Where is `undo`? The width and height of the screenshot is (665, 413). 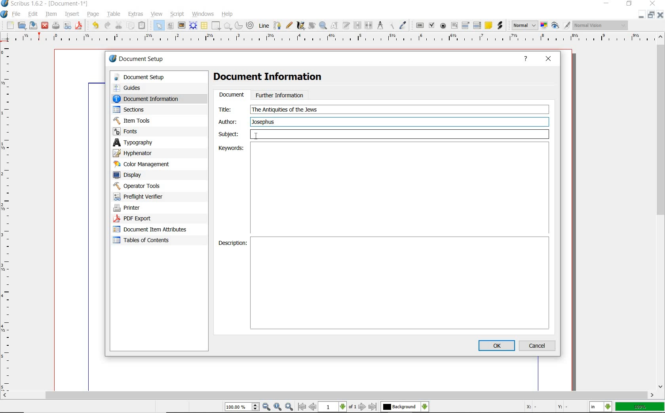 undo is located at coordinates (95, 26).